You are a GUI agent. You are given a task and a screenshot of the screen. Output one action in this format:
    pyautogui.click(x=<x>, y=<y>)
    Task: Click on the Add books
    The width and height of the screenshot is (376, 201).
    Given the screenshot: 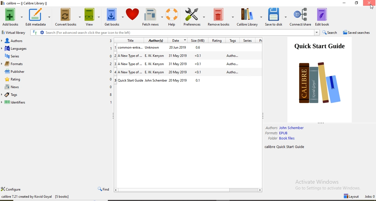 What is the action you would take?
    pyautogui.click(x=13, y=17)
    